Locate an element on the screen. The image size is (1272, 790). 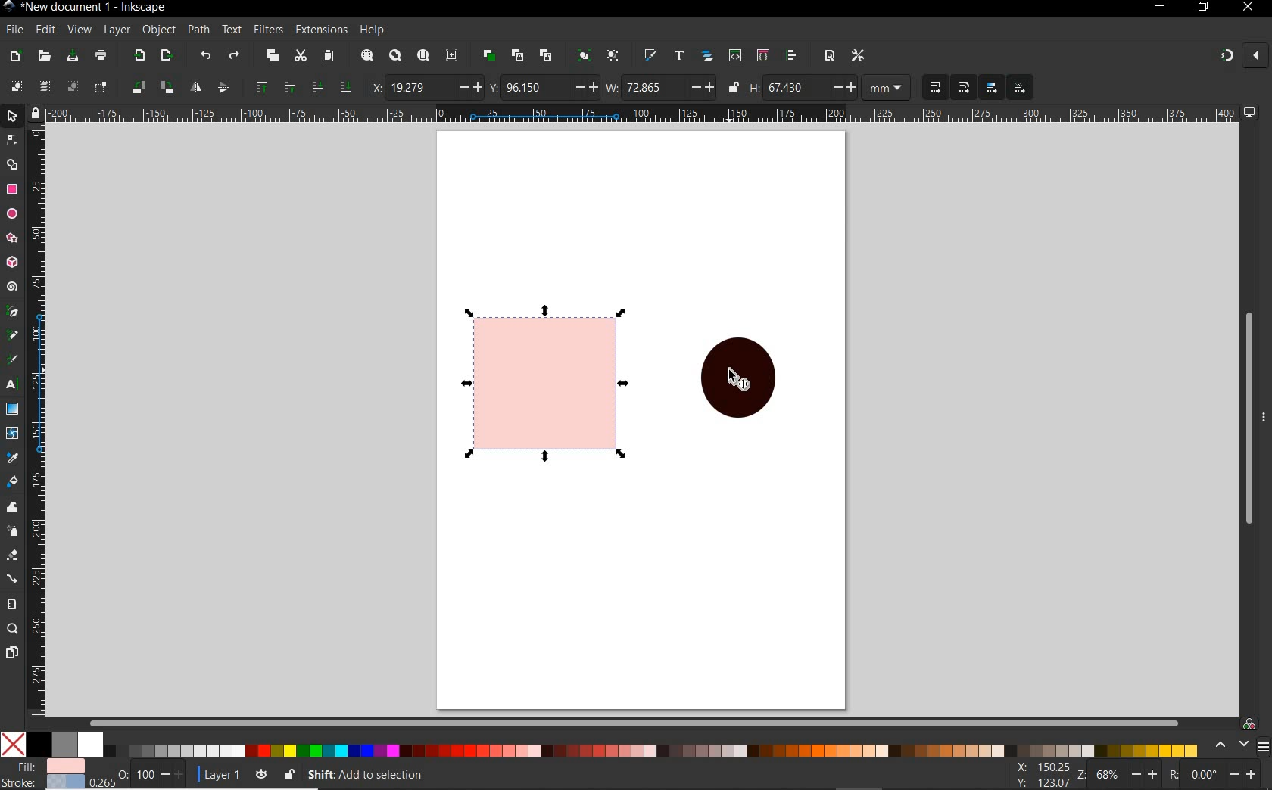
open export is located at coordinates (167, 55).